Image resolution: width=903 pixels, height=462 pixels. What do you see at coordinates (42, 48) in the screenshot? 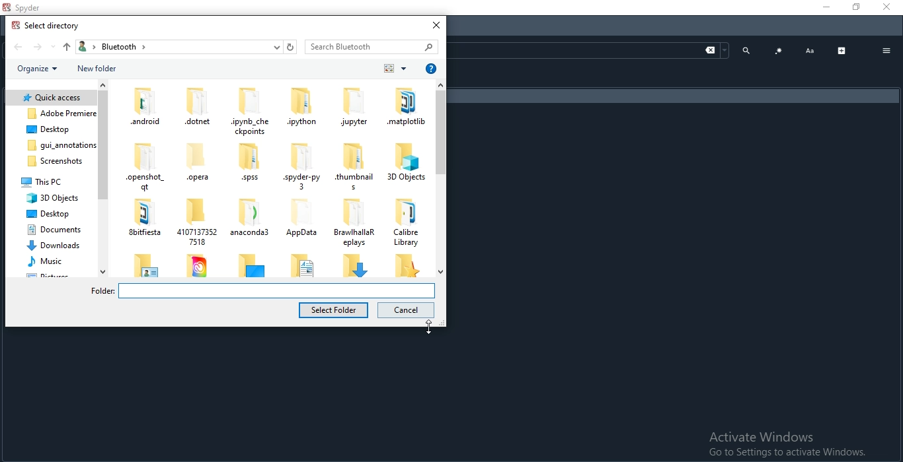
I see `forward` at bounding box center [42, 48].